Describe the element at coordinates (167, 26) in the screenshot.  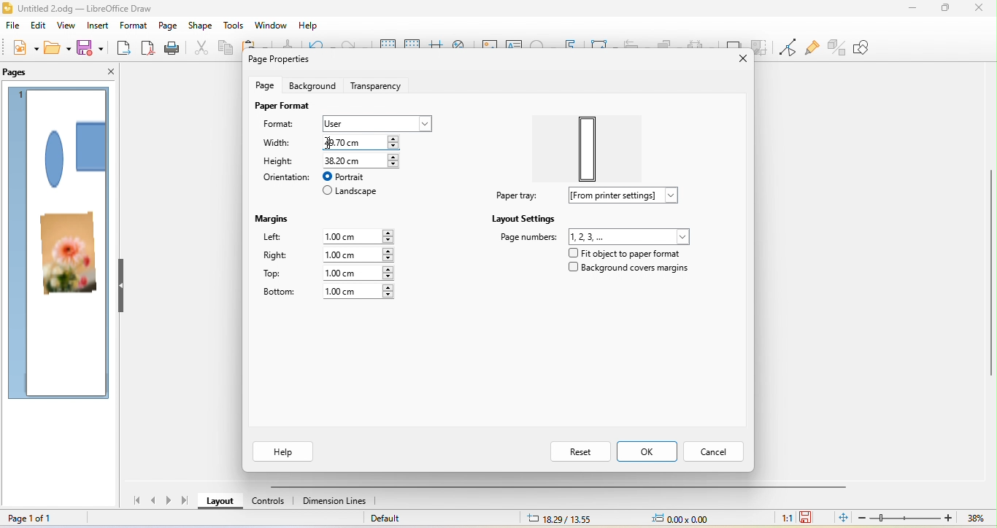
I see `page` at that location.